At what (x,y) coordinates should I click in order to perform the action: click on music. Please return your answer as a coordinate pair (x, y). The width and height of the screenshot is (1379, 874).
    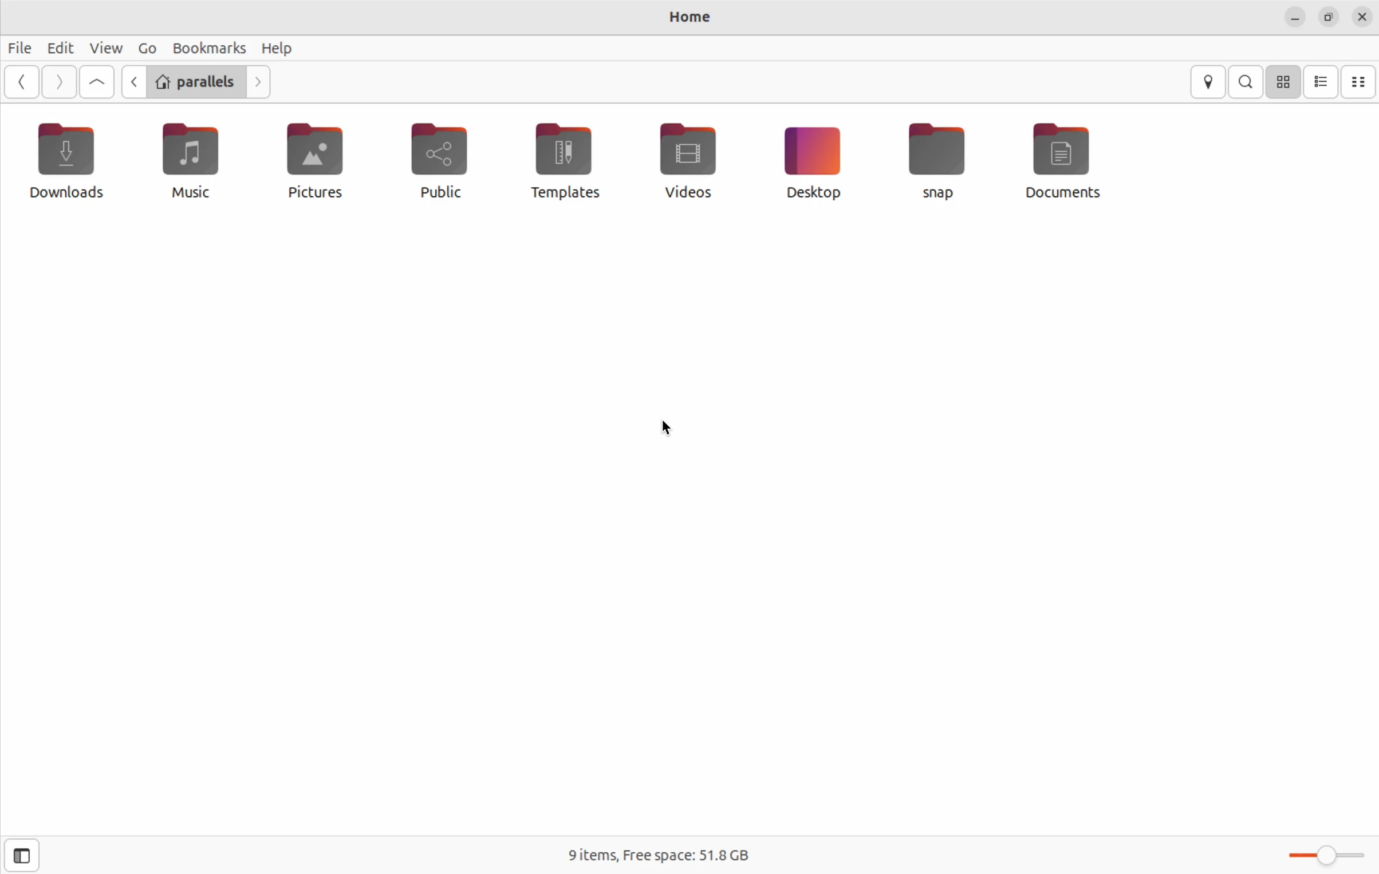
    Looking at the image, I should click on (191, 163).